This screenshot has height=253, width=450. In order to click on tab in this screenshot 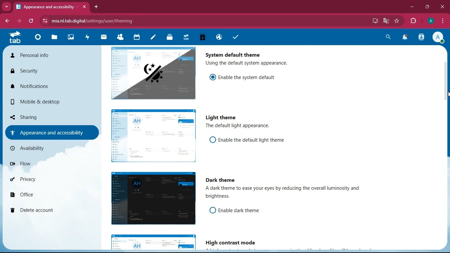, I will do `click(185, 37)`.